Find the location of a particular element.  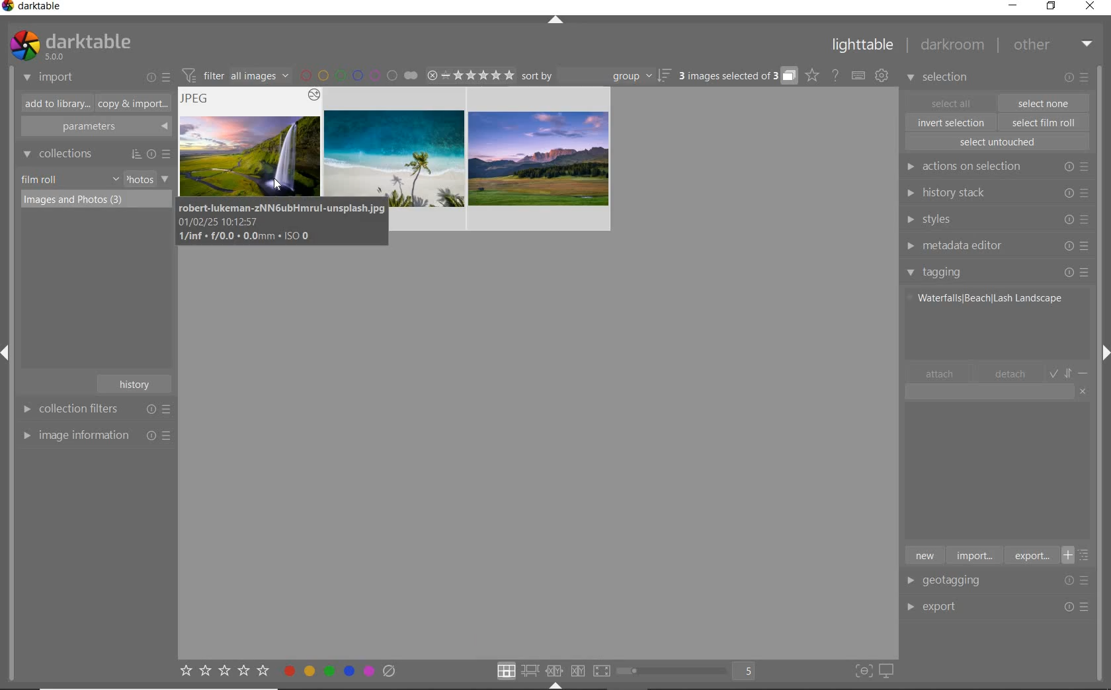

add to library is located at coordinates (54, 104).